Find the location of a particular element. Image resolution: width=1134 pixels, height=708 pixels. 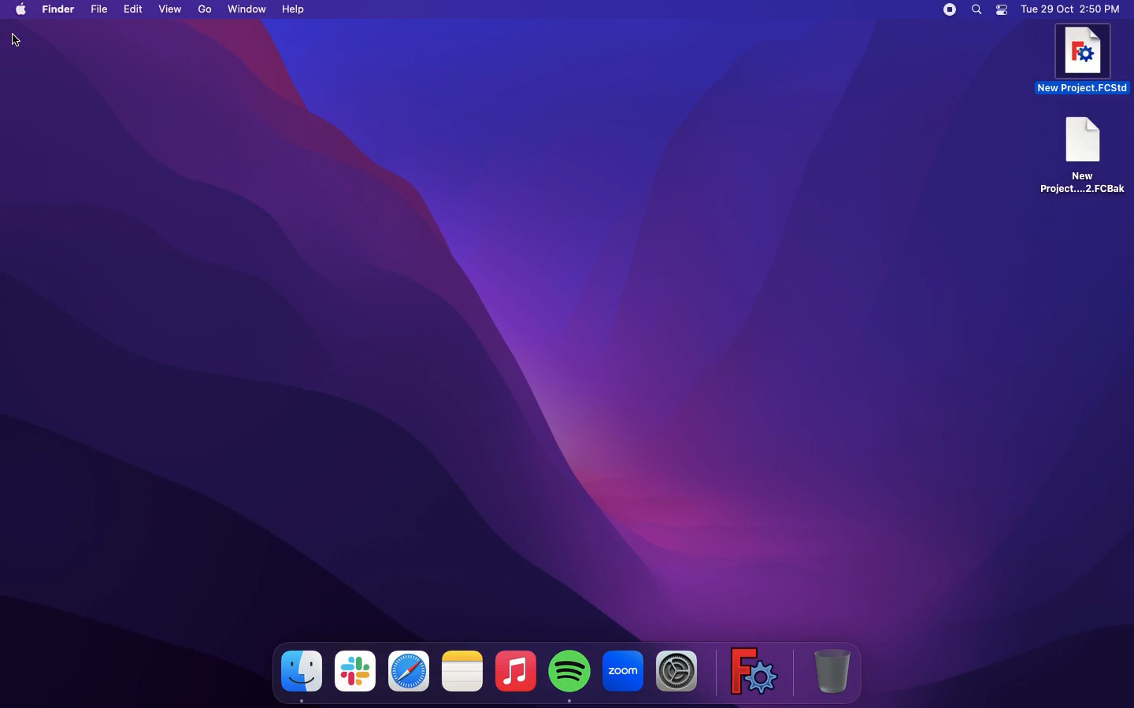

Search is located at coordinates (979, 10).